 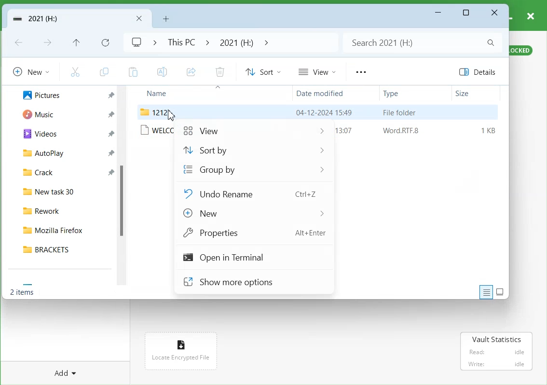 What do you see at coordinates (31, 71) in the screenshot?
I see `New` at bounding box center [31, 71].